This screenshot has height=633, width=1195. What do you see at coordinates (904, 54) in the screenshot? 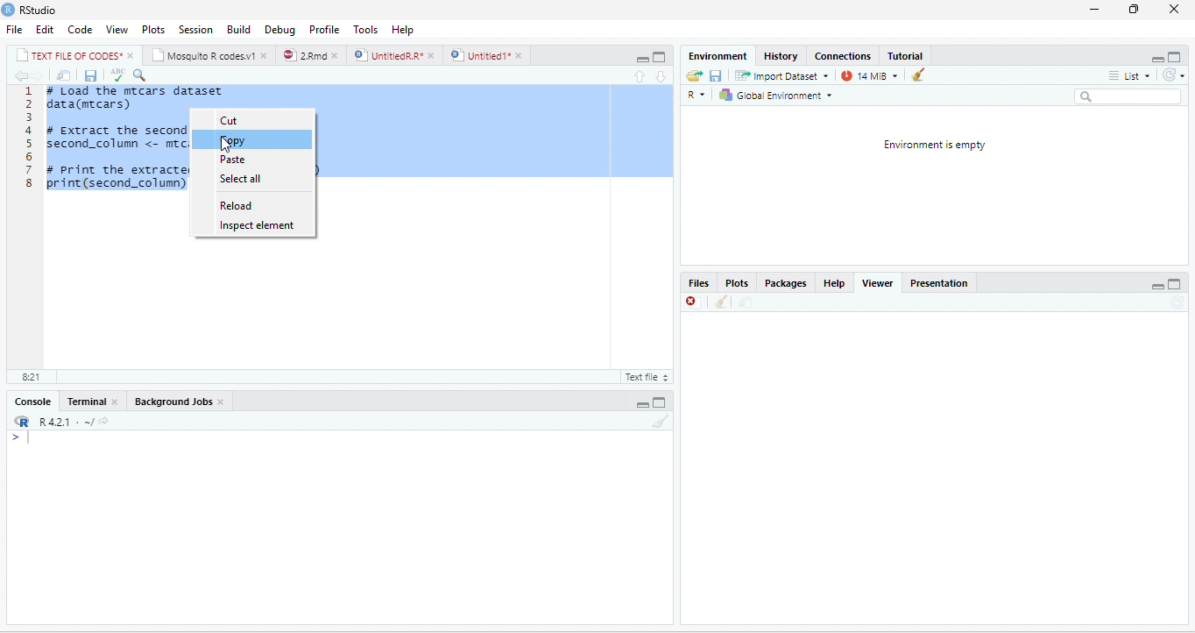
I see `Tutorial` at bounding box center [904, 54].